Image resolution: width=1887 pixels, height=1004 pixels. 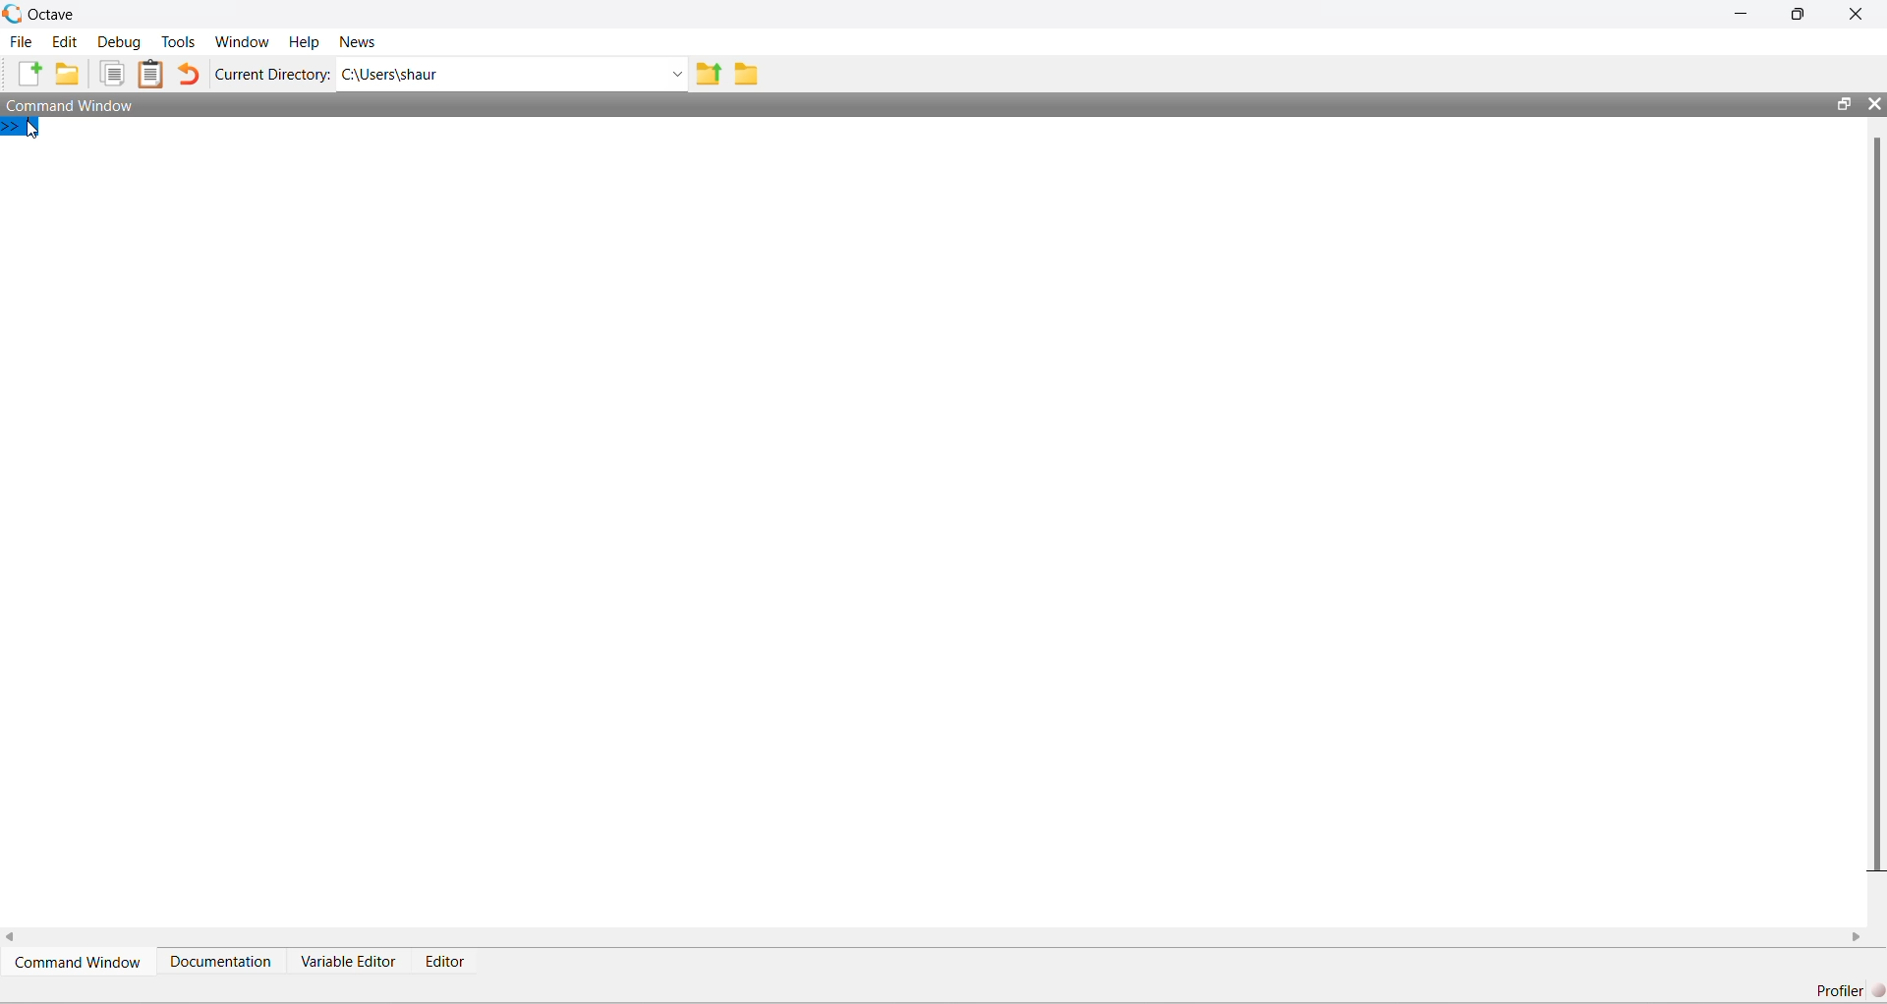 I want to click on Octave, so click(x=51, y=15).